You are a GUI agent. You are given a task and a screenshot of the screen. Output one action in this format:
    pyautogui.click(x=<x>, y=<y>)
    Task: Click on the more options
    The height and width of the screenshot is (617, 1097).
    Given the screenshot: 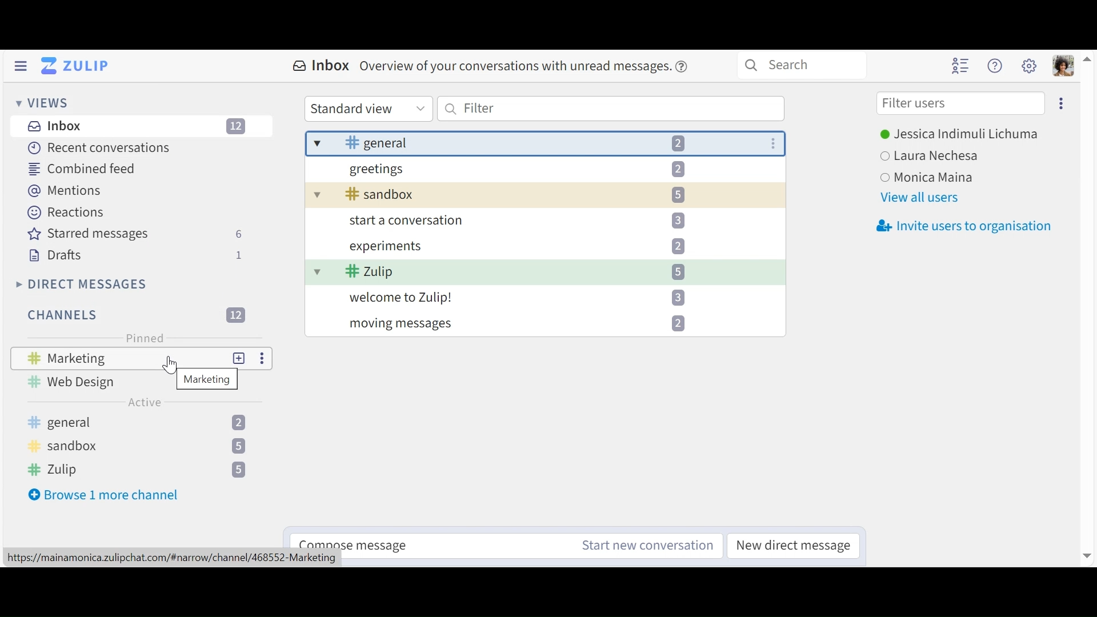 What is the action you would take?
    pyautogui.click(x=262, y=358)
    